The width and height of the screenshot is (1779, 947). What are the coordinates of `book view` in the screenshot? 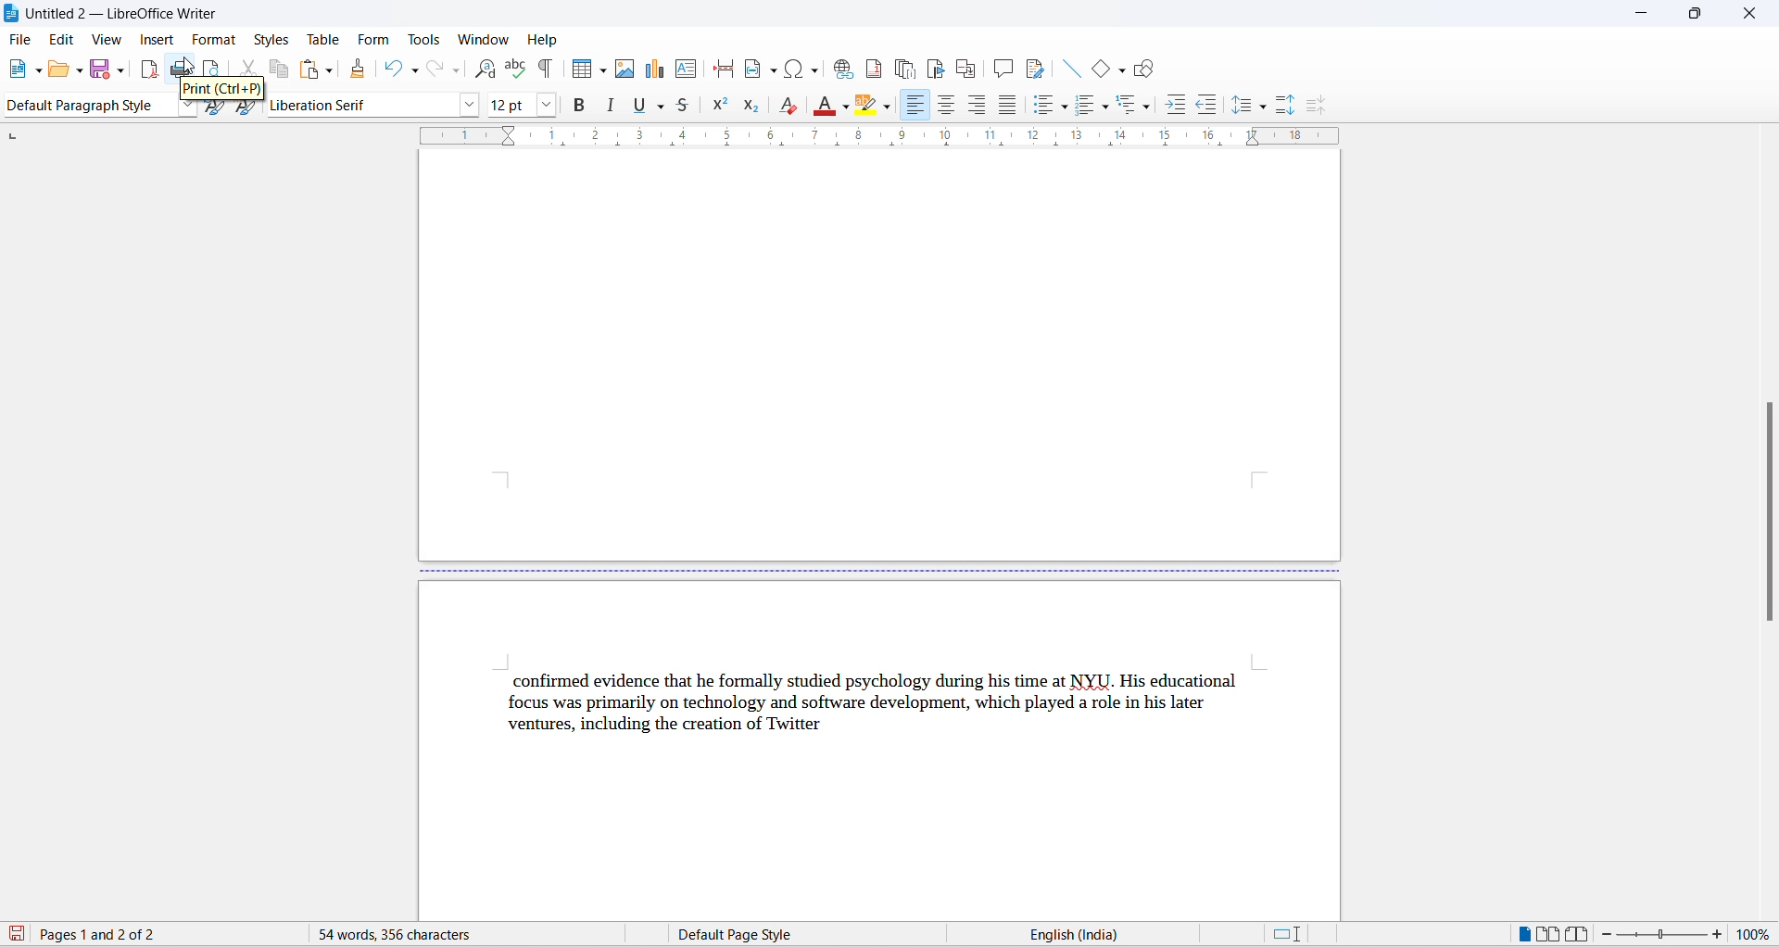 It's located at (1581, 935).